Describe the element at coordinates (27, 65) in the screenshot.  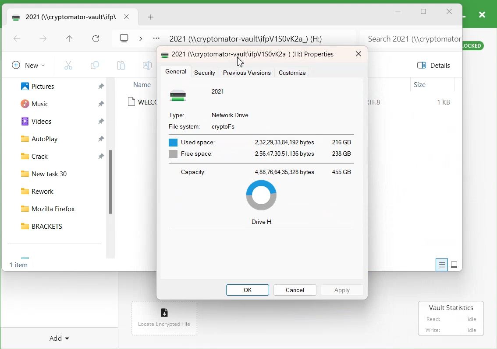
I see `New` at that location.